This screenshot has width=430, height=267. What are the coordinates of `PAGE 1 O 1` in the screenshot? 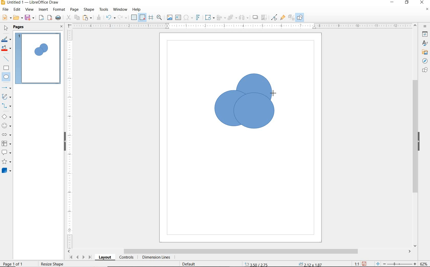 It's located at (17, 262).